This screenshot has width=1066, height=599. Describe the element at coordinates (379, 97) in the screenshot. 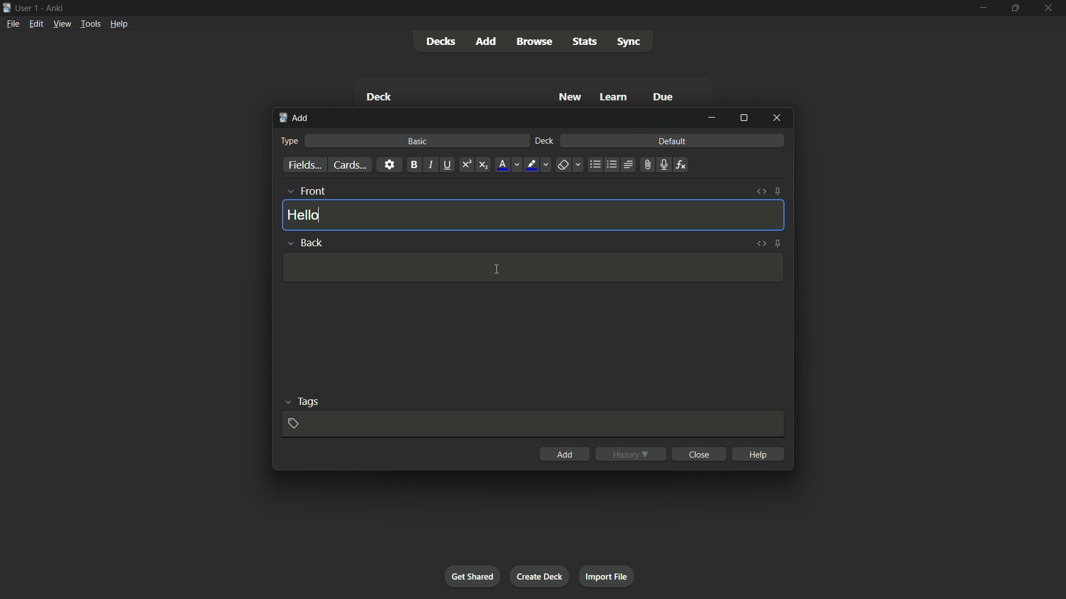

I see `deck` at that location.